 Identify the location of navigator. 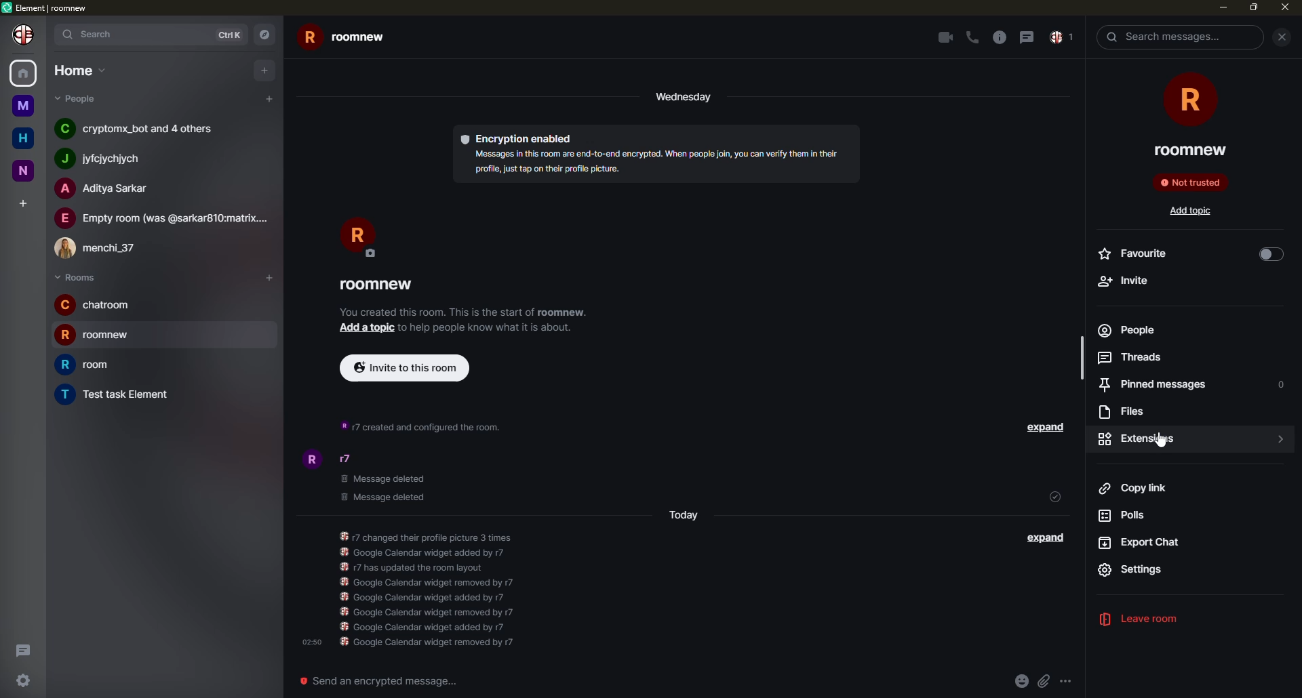
(265, 33).